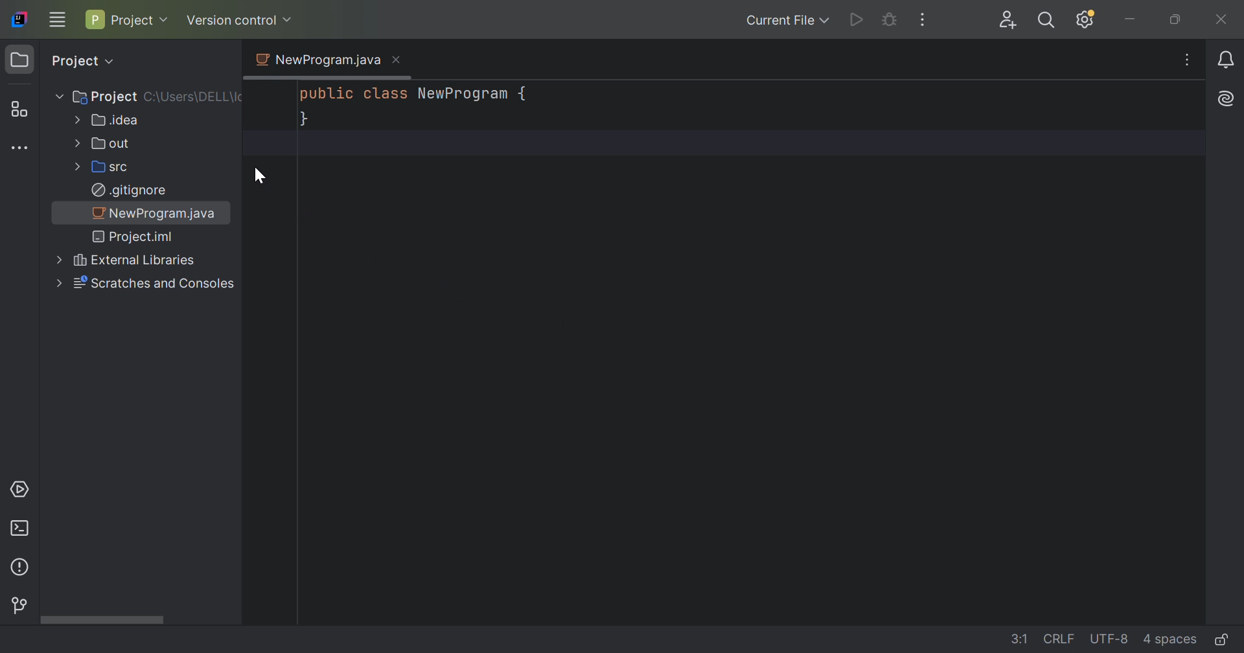 This screenshot has width=1244, height=653. I want to click on public class NewProgram {, so click(417, 94).